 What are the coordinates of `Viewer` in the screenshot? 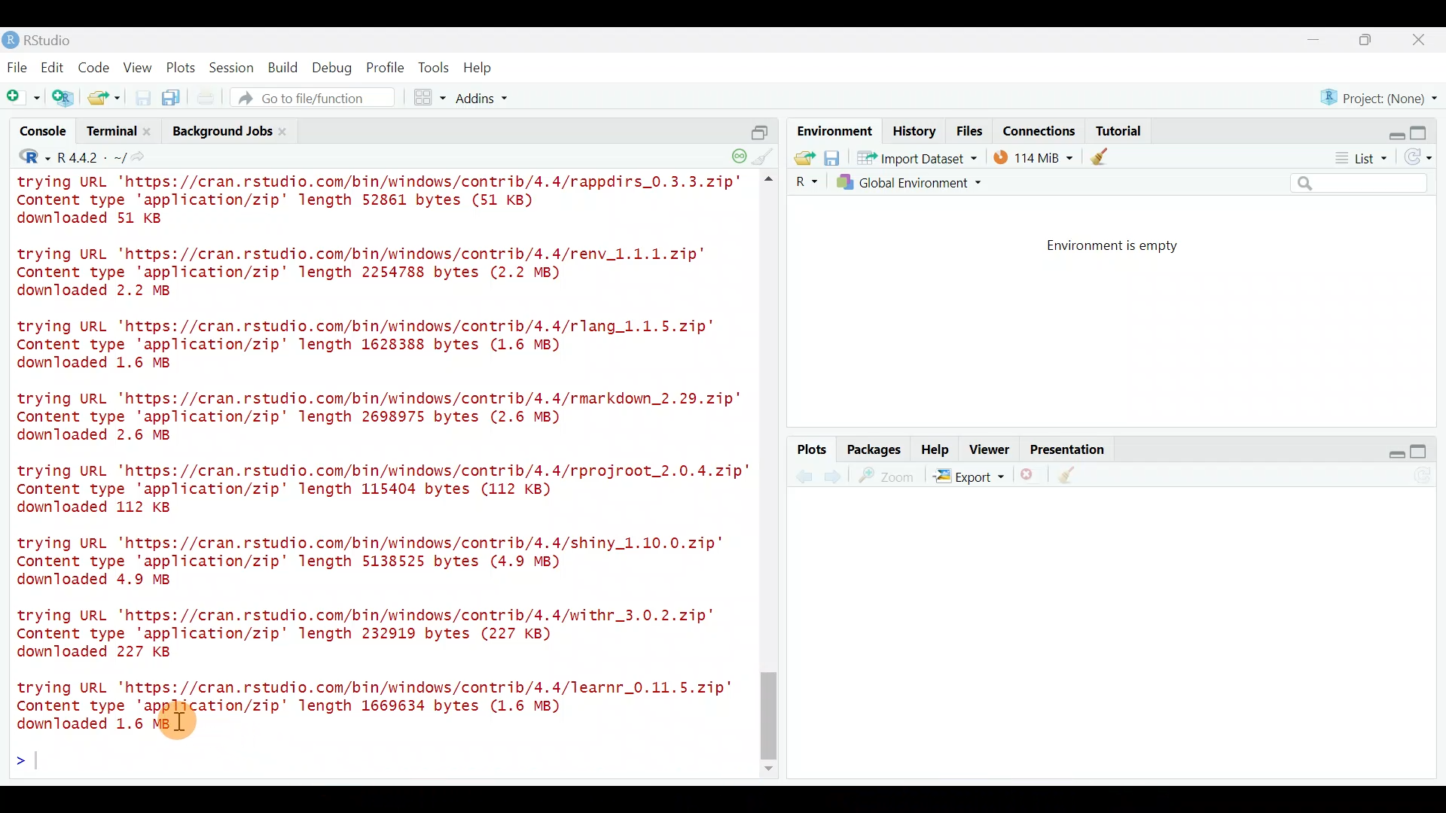 It's located at (990, 451).